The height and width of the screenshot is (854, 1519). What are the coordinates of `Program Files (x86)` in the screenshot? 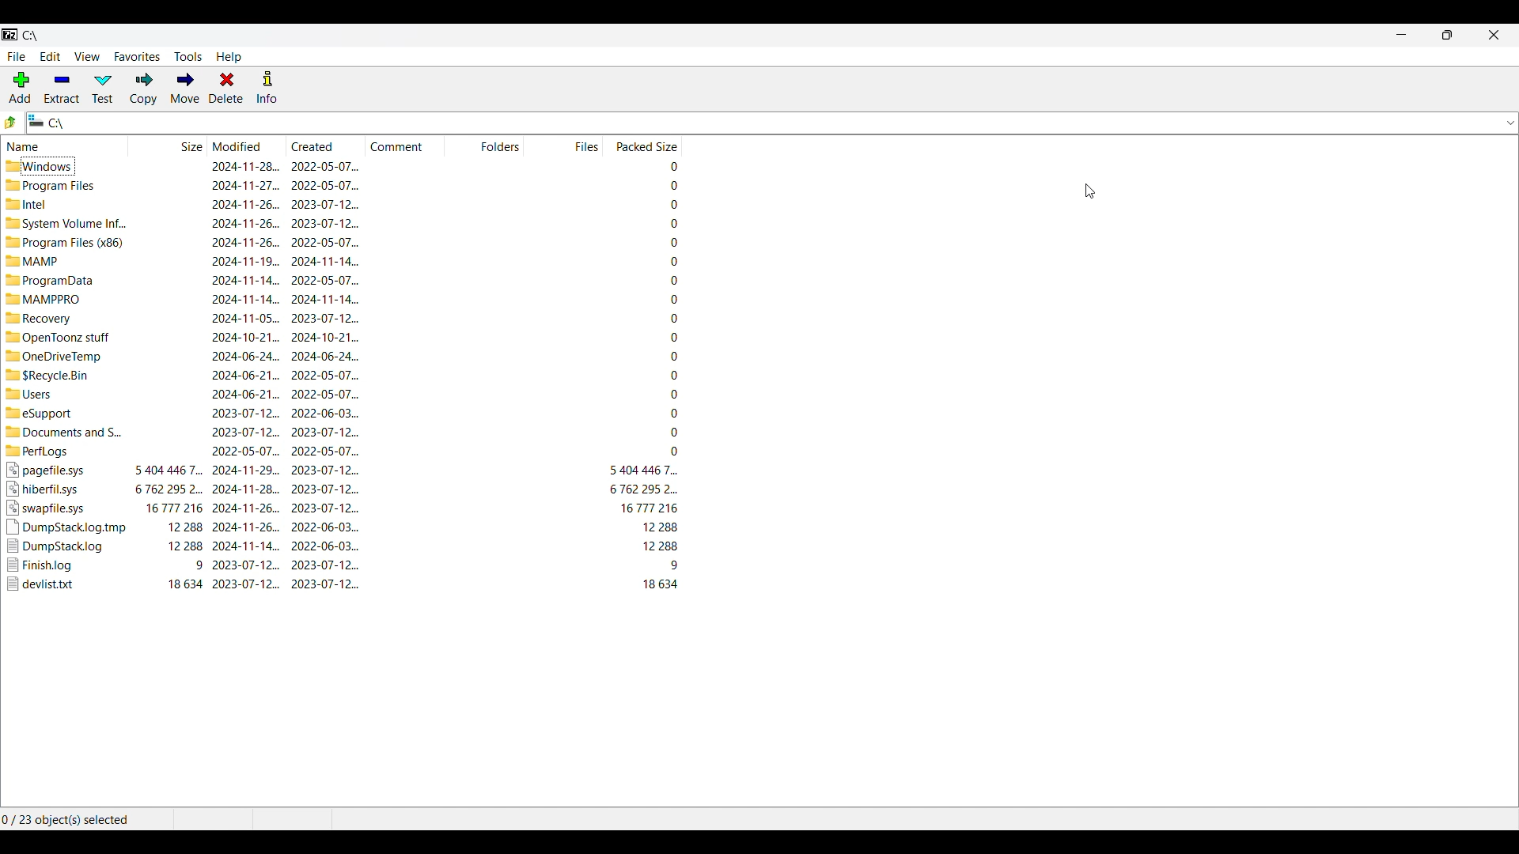 It's located at (63, 241).